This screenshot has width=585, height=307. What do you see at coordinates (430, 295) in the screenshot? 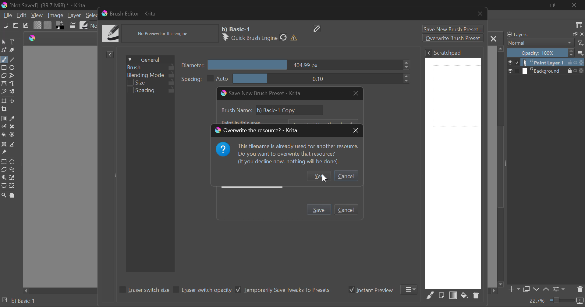
I see `Fill Area with Selected Brush Preset` at bounding box center [430, 295].